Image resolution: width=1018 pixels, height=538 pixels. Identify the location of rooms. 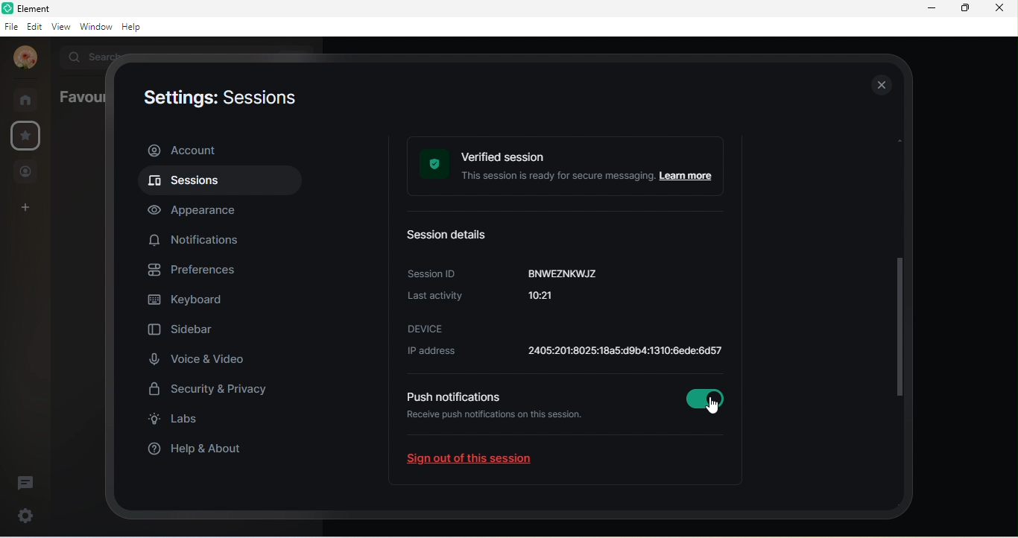
(29, 99).